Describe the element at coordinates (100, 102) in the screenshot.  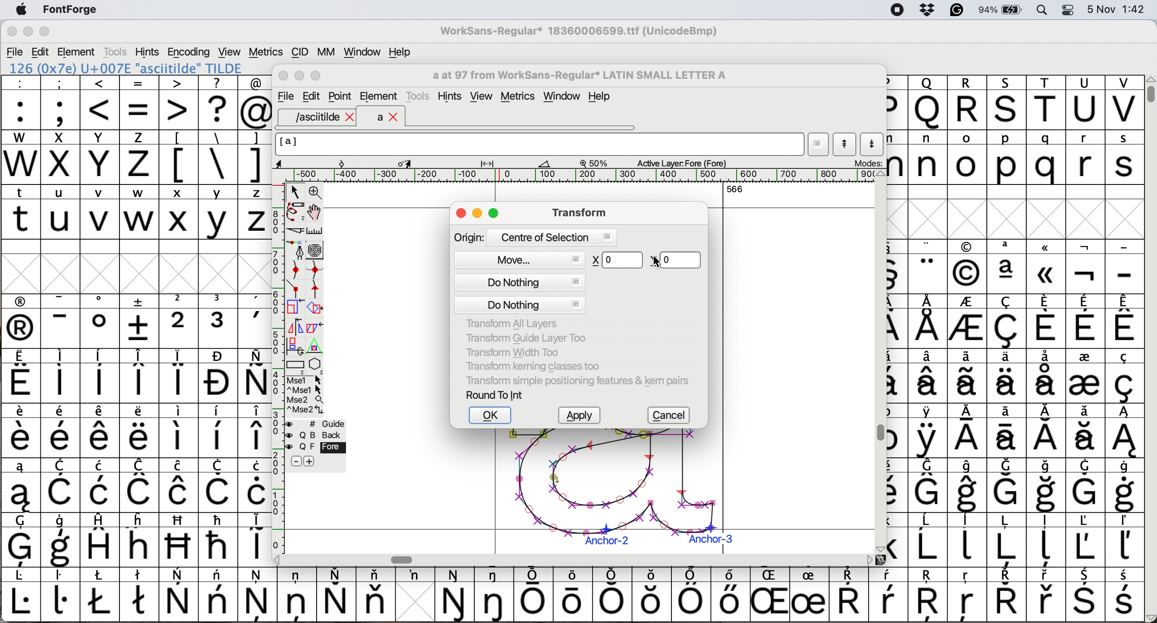
I see `<` at that location.